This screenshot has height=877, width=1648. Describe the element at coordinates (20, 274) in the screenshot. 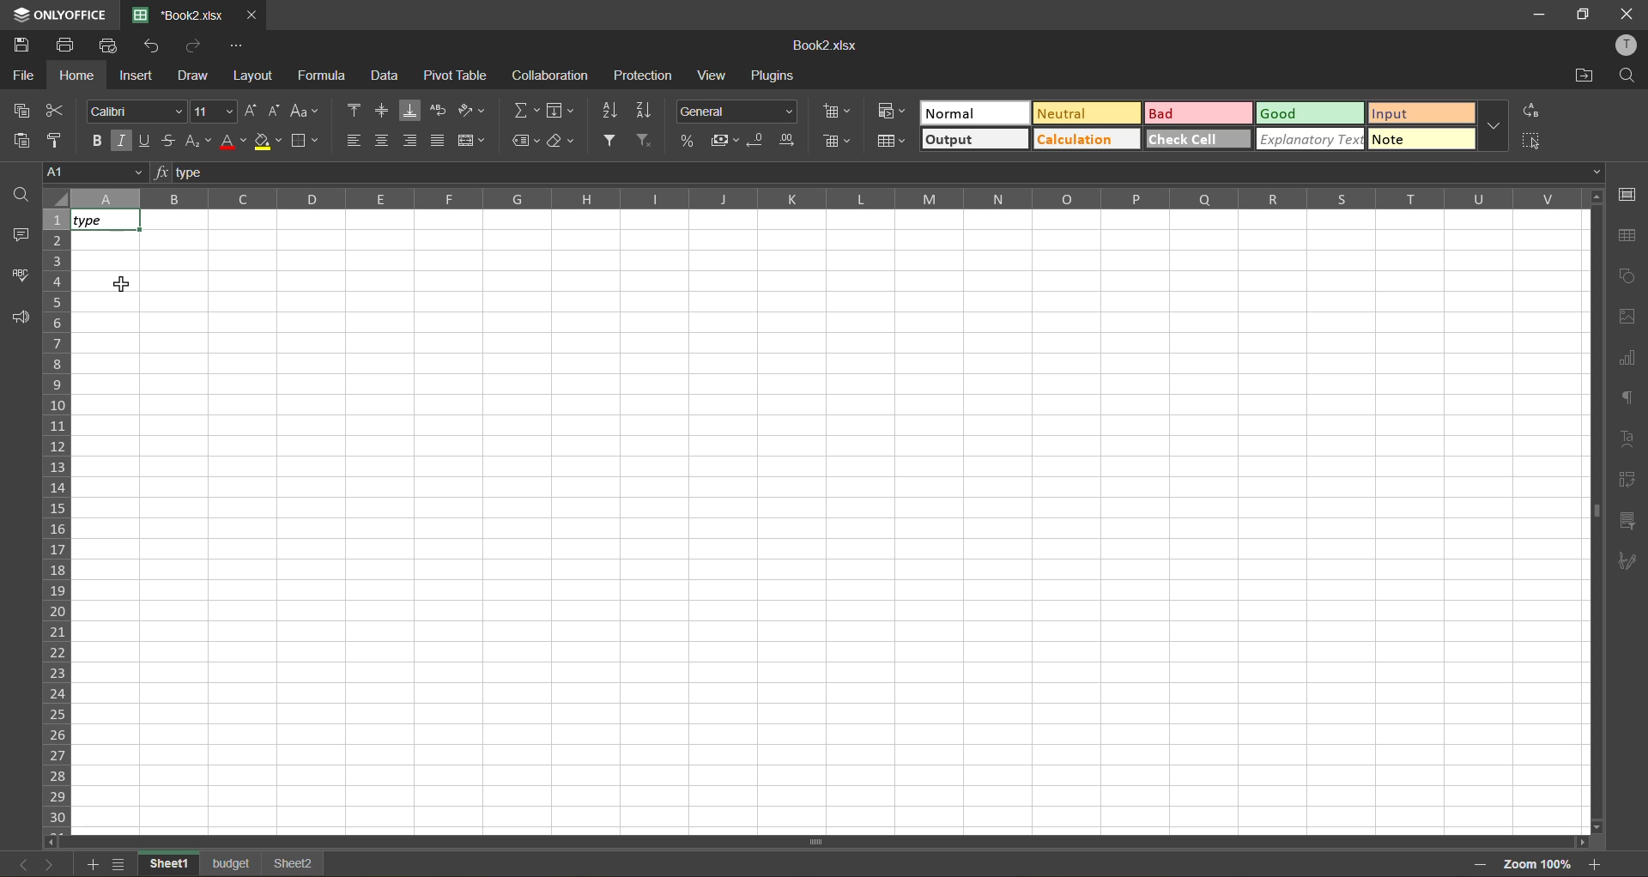

I see `spellcheck` at that location.